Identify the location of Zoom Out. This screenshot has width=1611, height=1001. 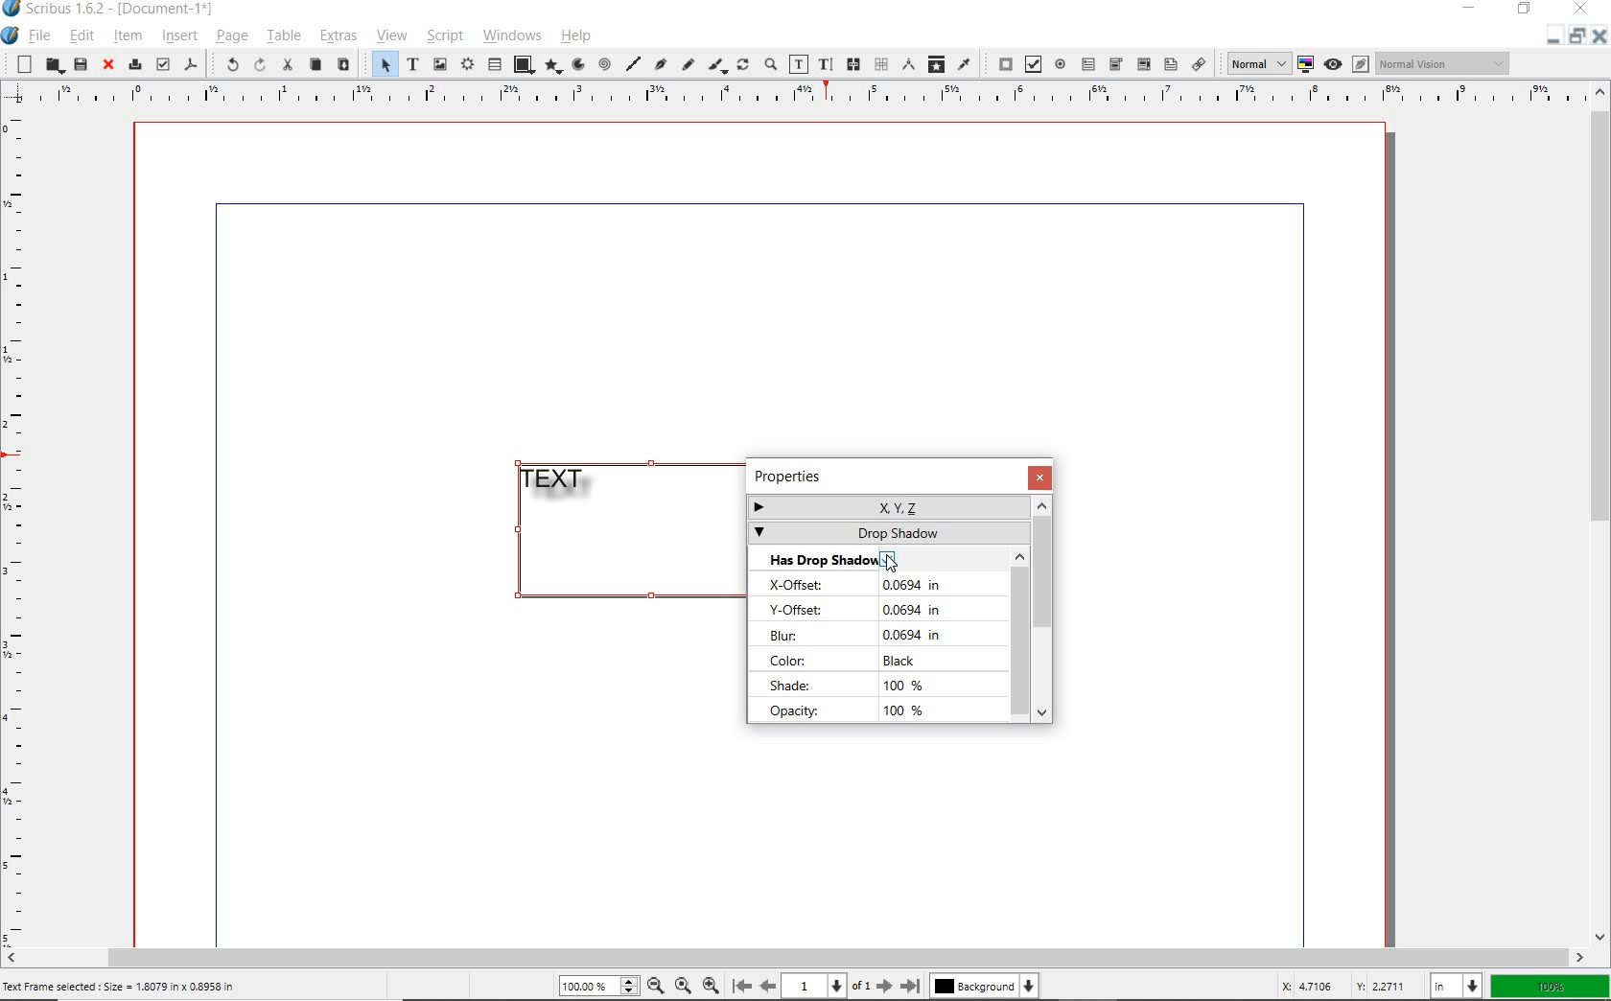
(657, 988).